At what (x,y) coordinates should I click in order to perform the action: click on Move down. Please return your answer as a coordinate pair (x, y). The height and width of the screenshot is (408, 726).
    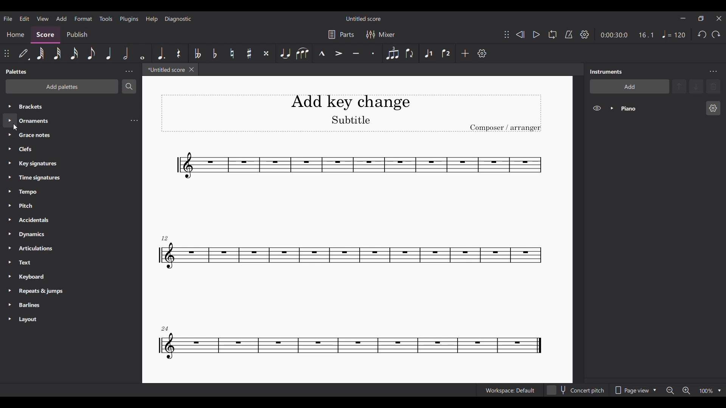
    Looking at the image, I should click on (696, 87).